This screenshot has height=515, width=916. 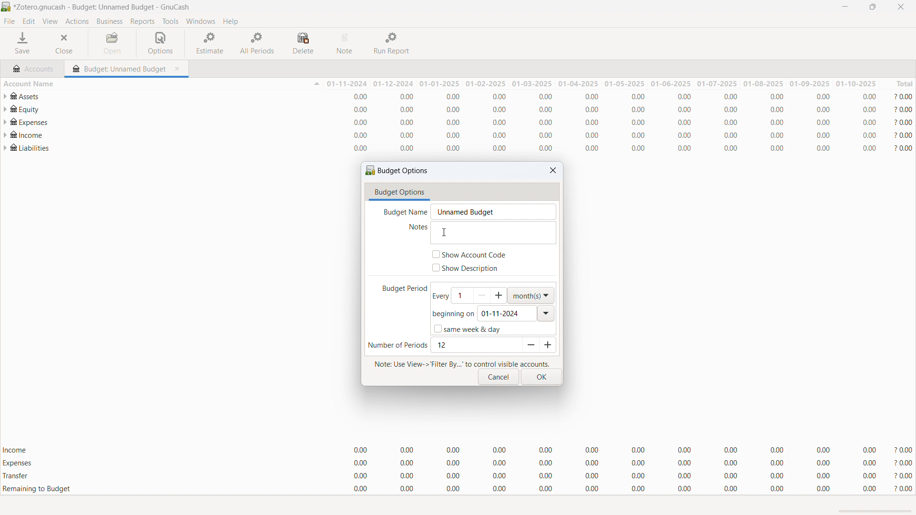 I want to click on 01-09-2025, so click(x=811, y=83).